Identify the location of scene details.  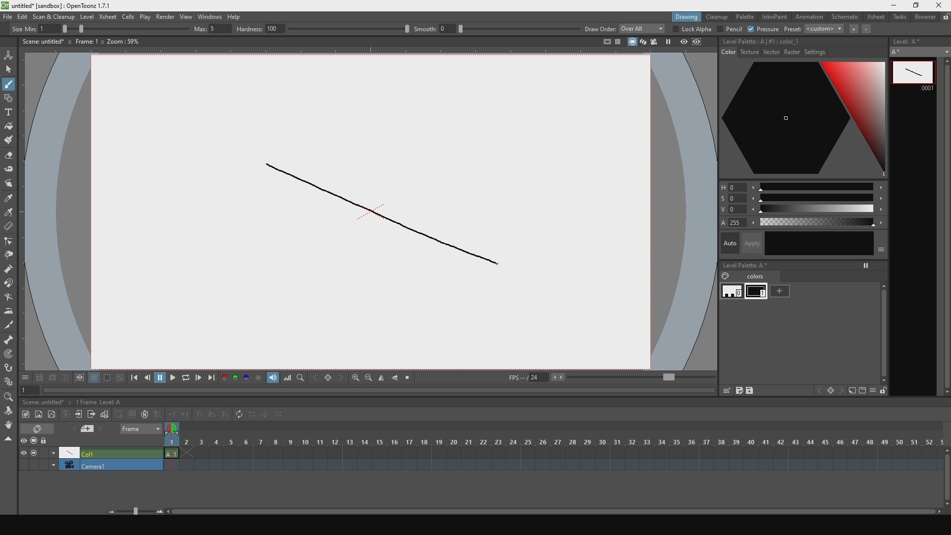
(87, 42).